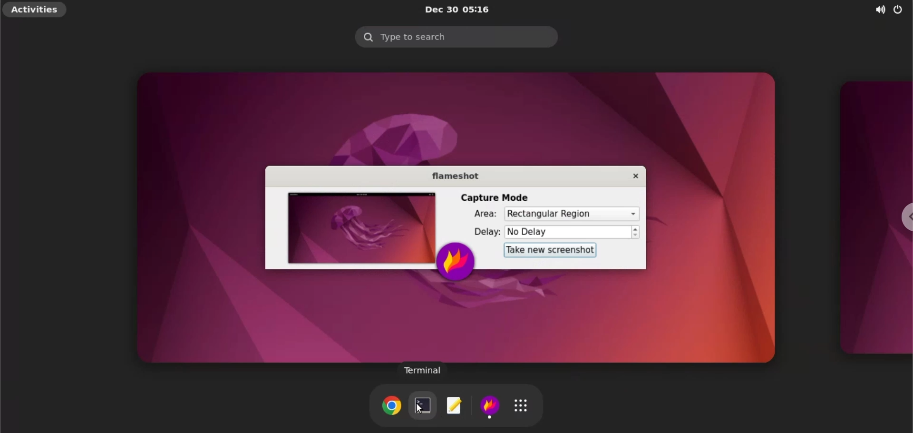 The height and width of the screenshot is (433, 913). What do you see at coordinates (871, 216) in the screenshot?
I see `activity window` at bounding box center [871, 216].